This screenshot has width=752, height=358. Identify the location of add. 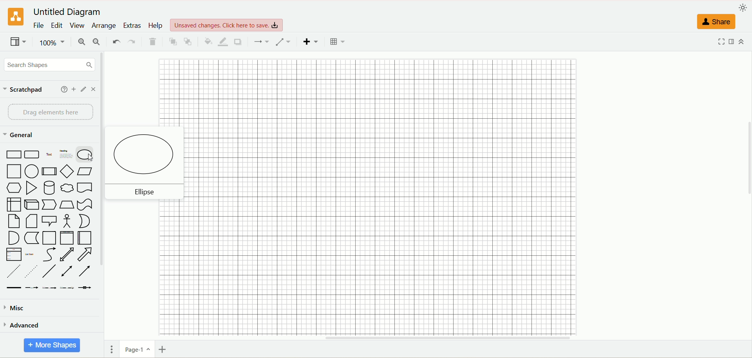
(73, 90).